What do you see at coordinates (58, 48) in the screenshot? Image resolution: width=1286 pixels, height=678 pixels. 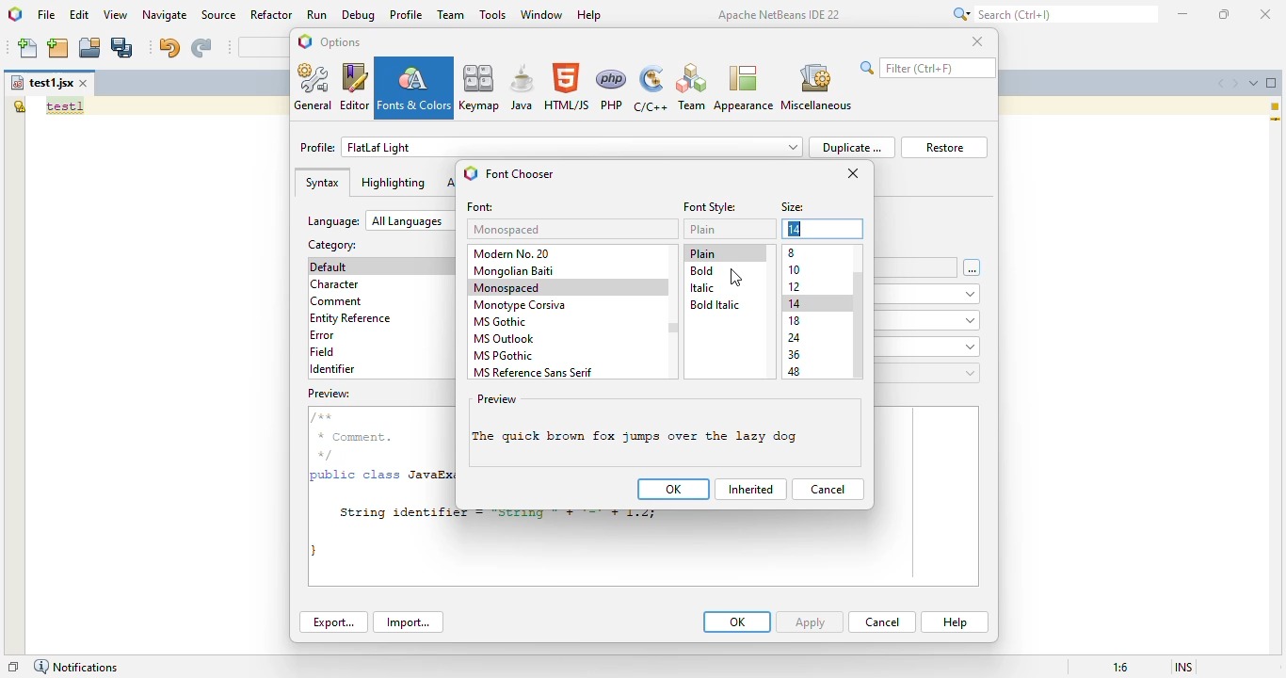 I see `new project` at bounding box center [58, 48].